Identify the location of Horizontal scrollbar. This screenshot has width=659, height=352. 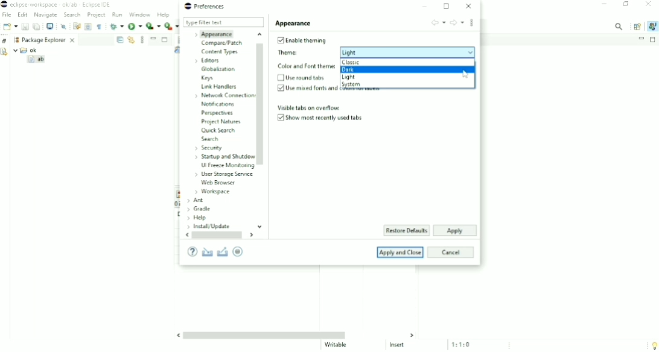
(221, 236).